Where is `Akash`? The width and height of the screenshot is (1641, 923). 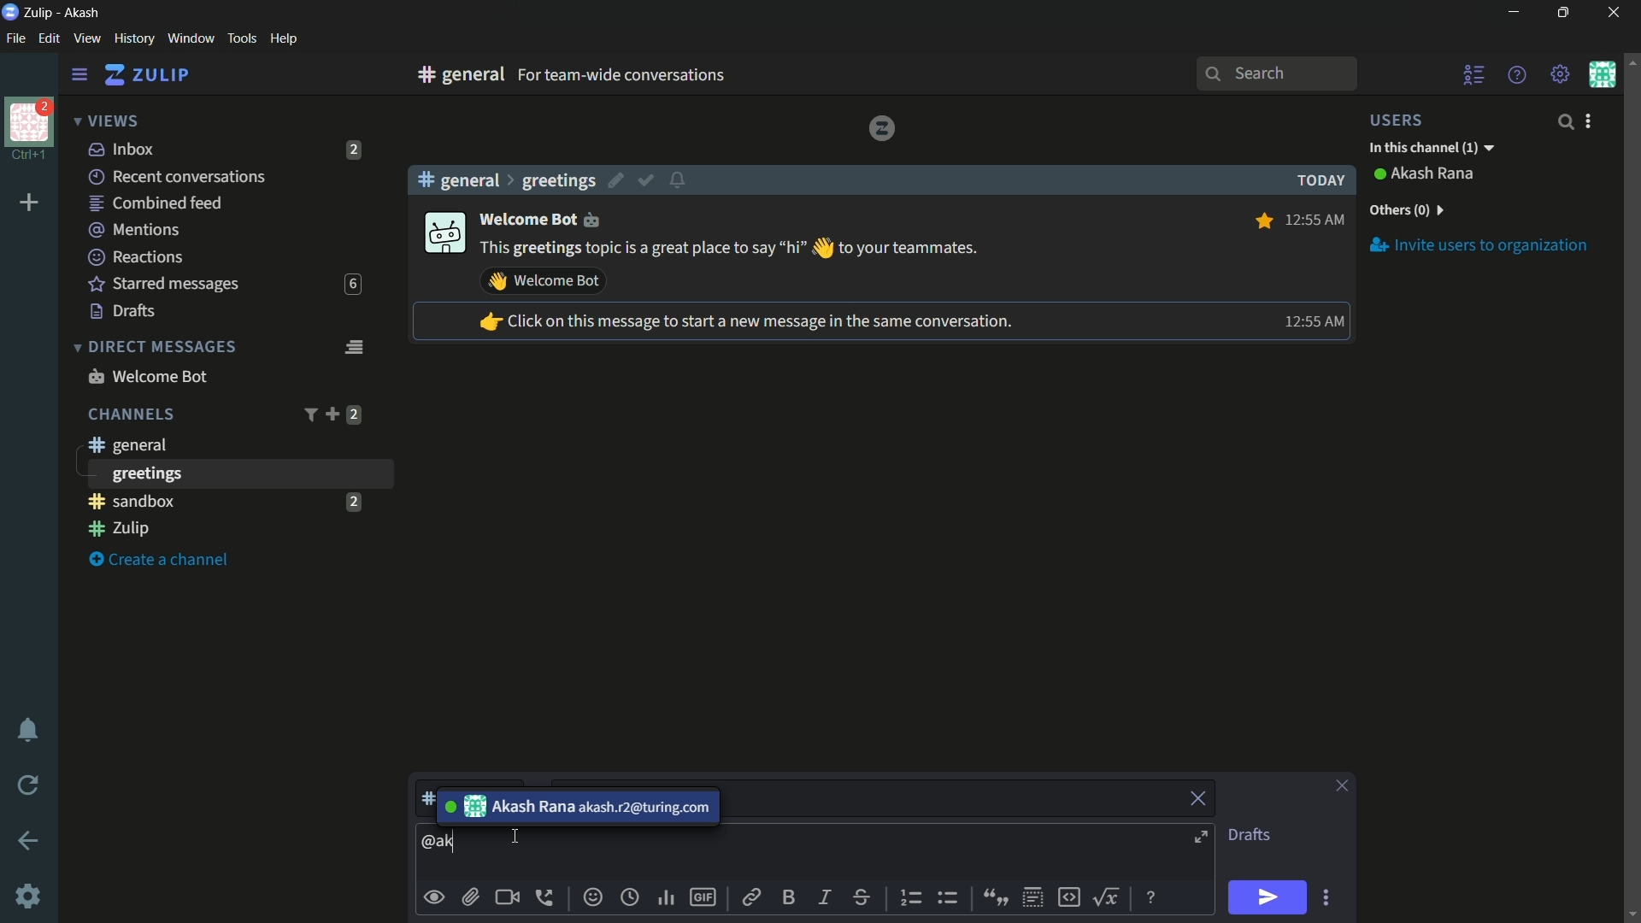
Akash is located at coordinates (83, 14).